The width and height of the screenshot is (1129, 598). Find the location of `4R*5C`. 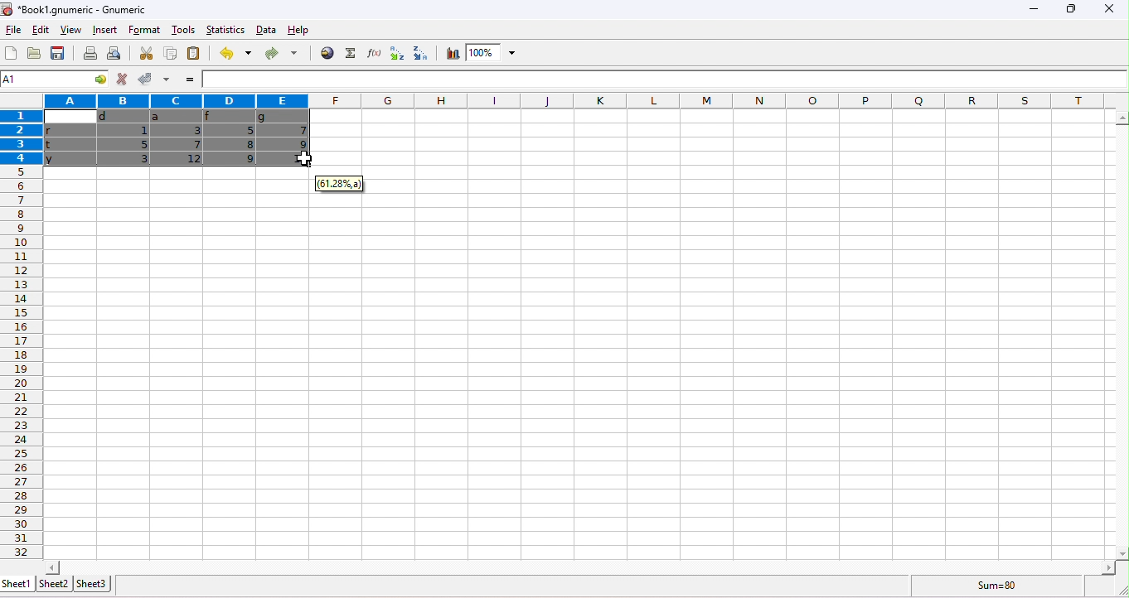

4R*5C is located at coordinates (43, 80).